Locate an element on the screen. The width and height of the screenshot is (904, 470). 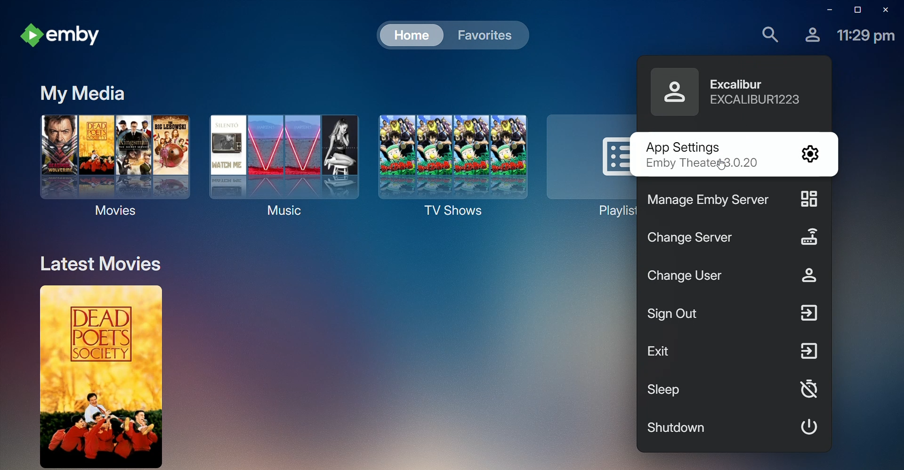
TV Shows is located at coordinates (446, 162).